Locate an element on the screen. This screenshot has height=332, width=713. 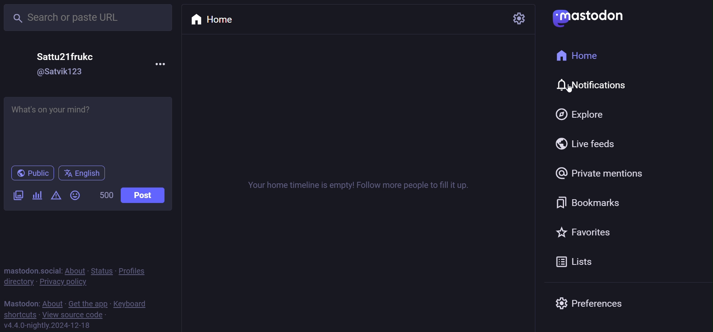
profiles is located at coordinates (137, 269).